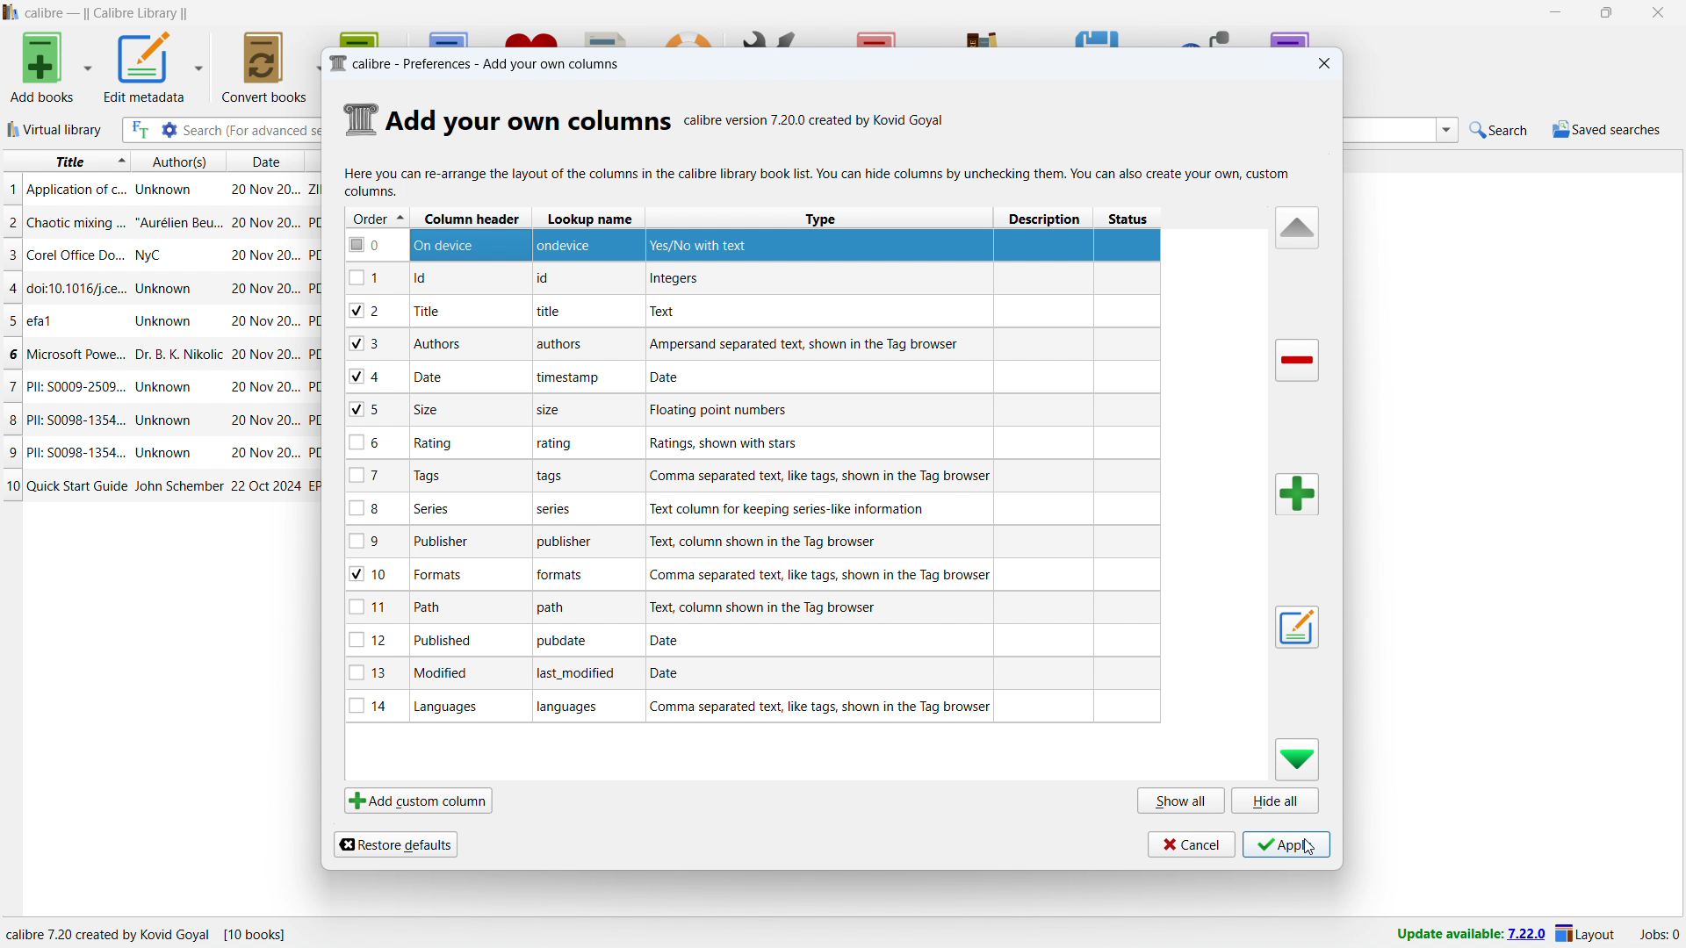 The width and height of the screenshot is (1686, 948). What do you see at coordinates (165, 321) in the screenshot?
I see `author` at bounding box center [165, 321].